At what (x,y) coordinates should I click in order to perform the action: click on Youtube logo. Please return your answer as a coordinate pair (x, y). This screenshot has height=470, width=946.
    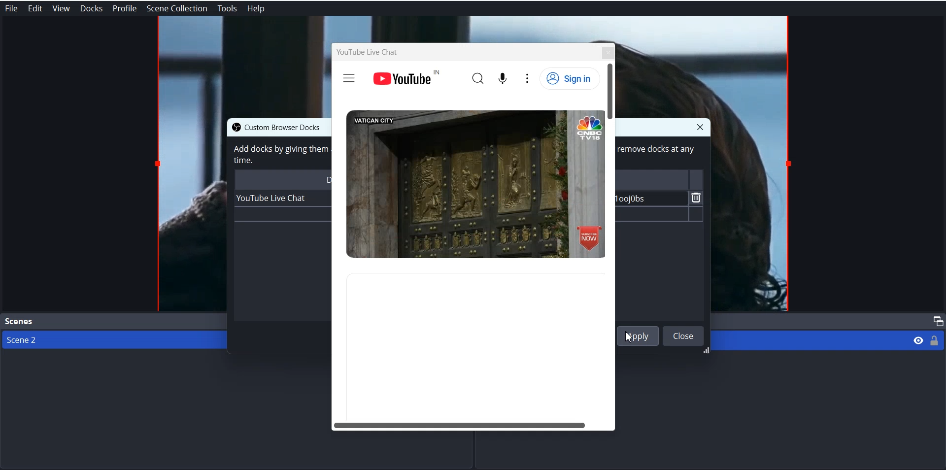
    Looking at the image, I should click on (406, 77).